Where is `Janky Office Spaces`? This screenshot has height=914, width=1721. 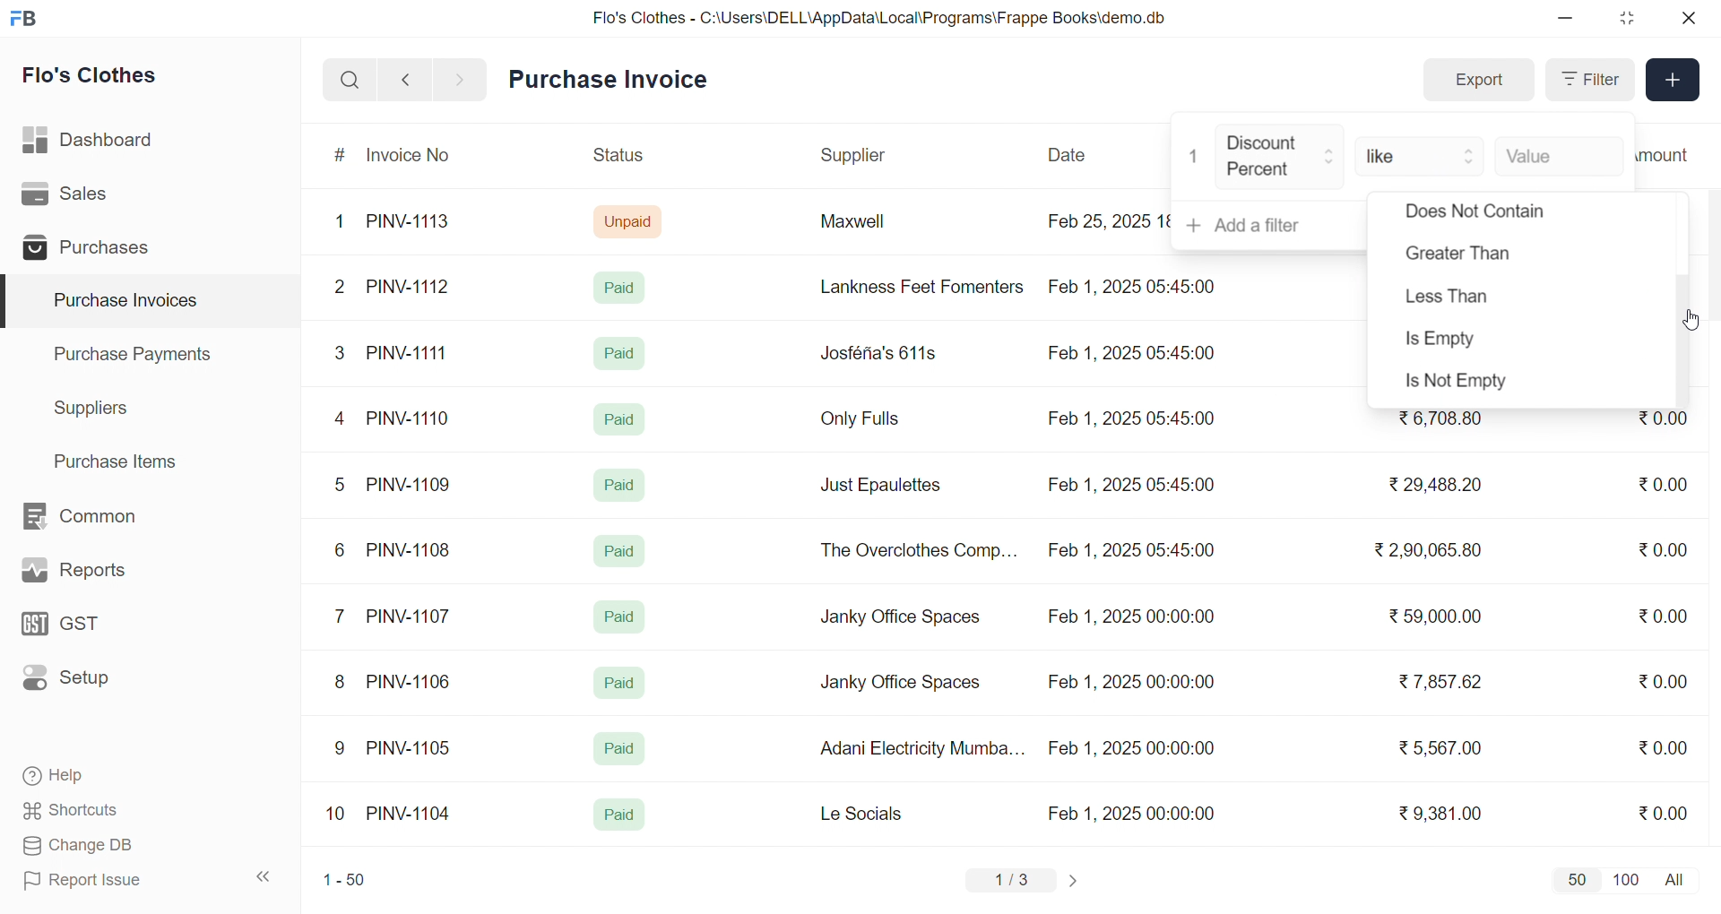 Janky Office Spaces is located at coordinates (902, 618).